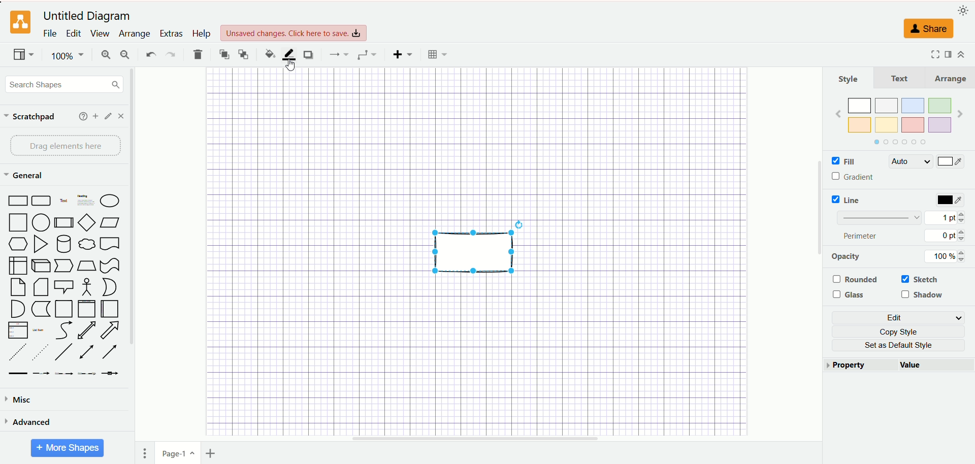  What do you see at coordinates (950, 160) in the screenshot?
I see `color` at bounding box center [950, 160].